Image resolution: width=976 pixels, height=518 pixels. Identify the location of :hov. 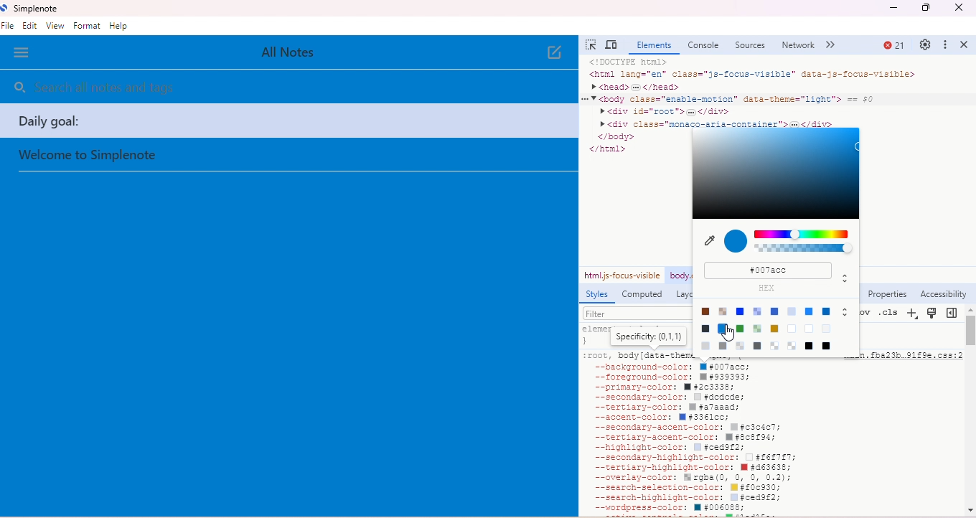
(861, 311).